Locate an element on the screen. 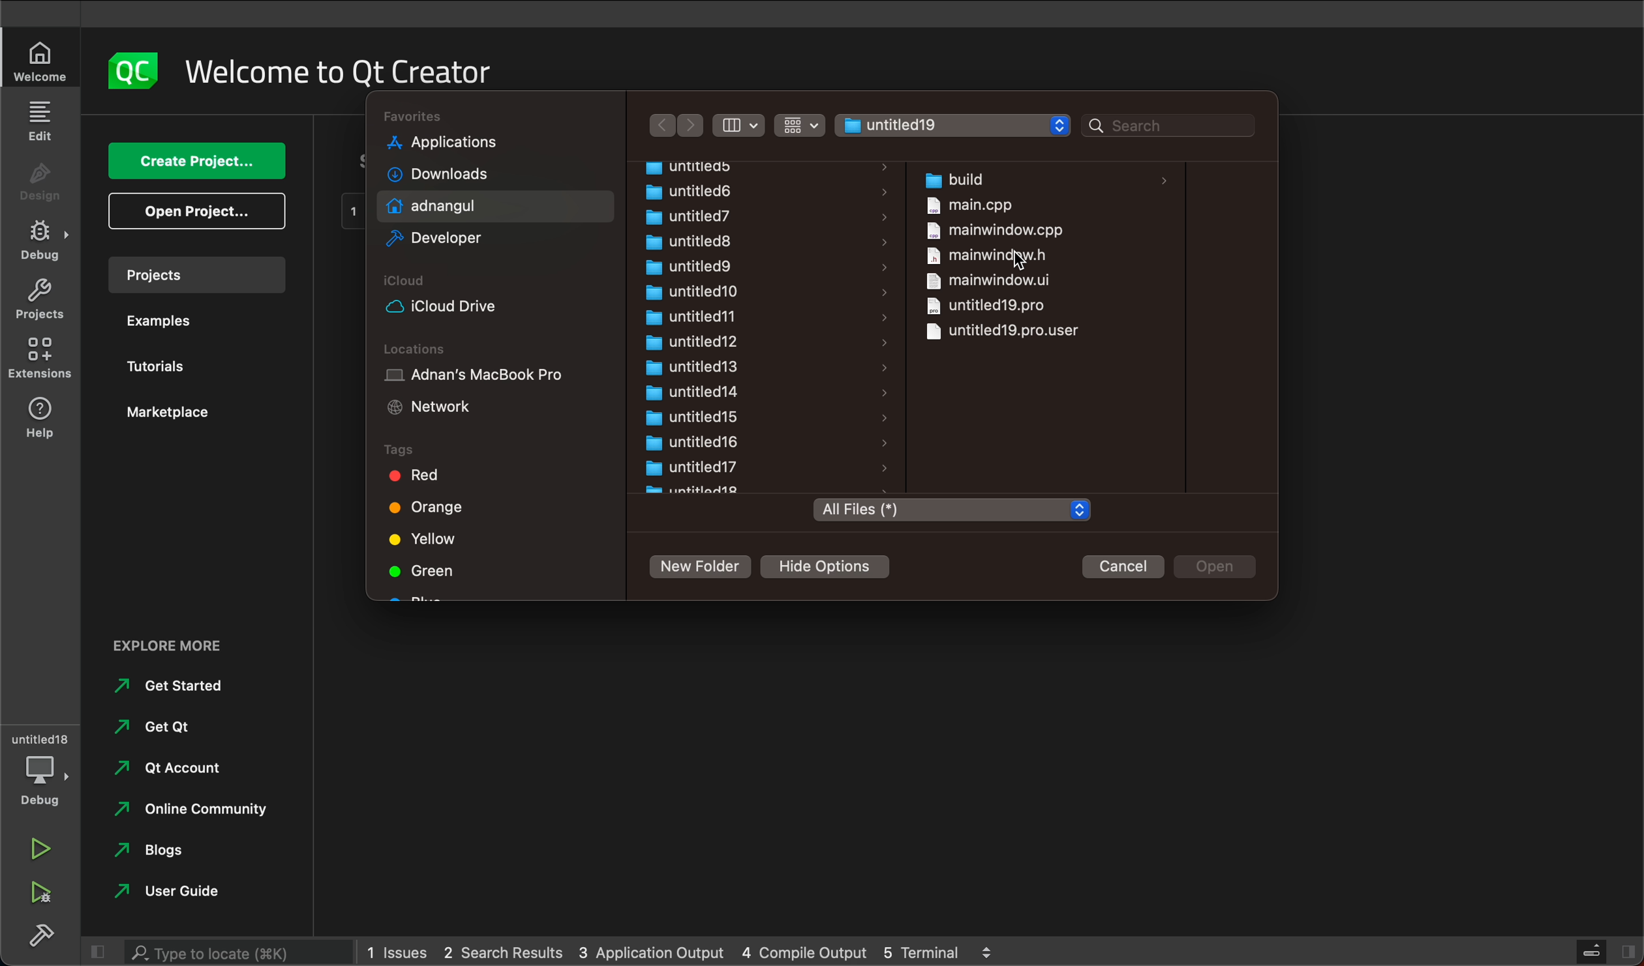  welcome is located at coordinates (38, 62).